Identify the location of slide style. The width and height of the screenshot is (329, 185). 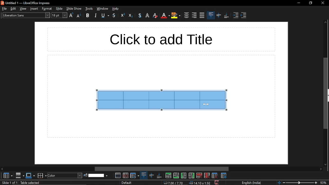
(127, 183).